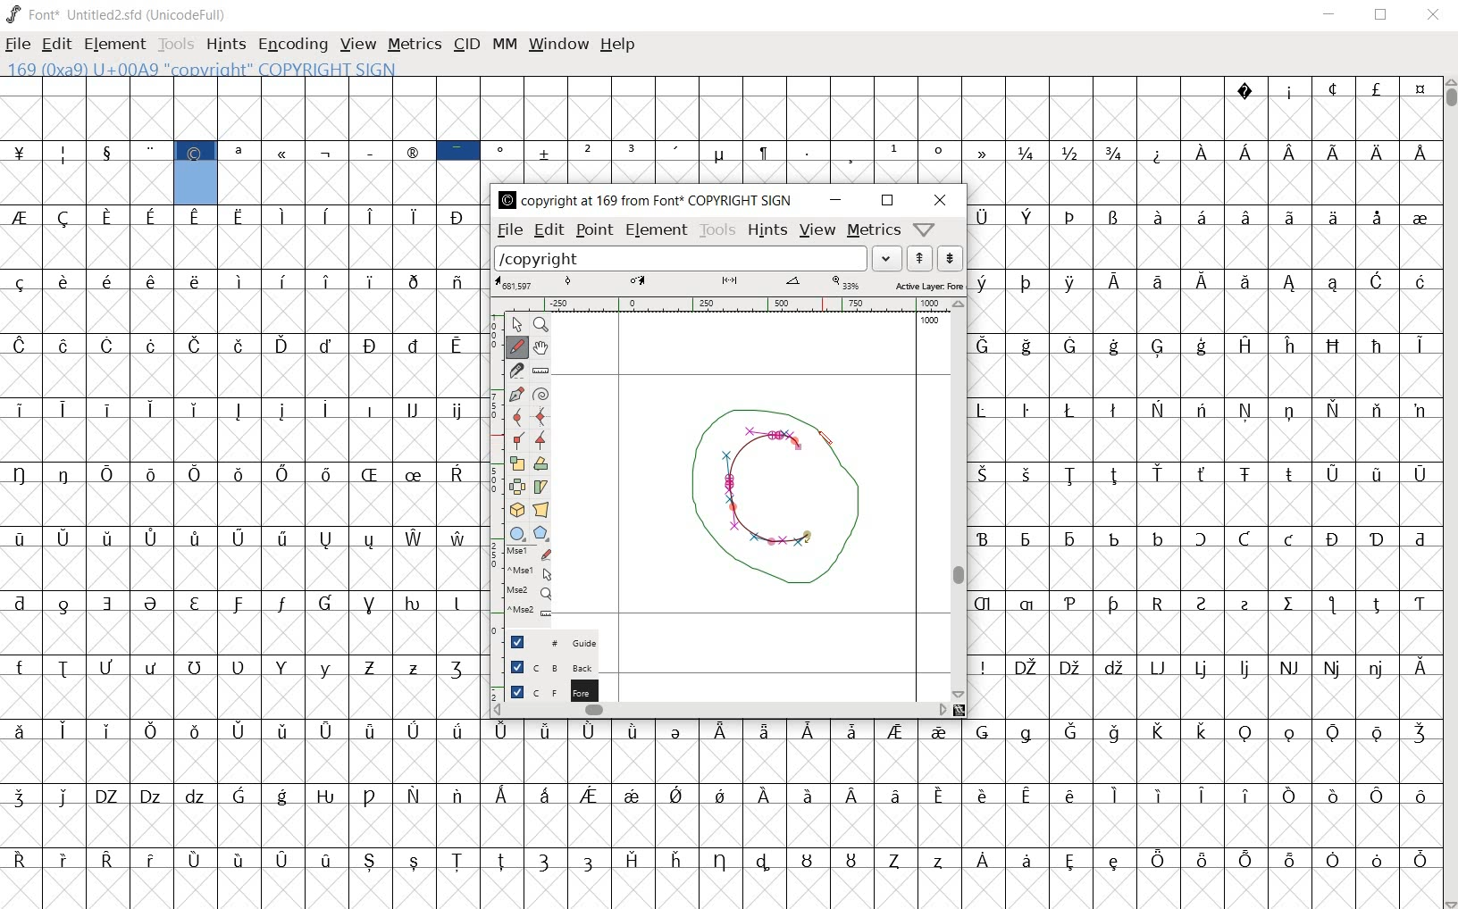  Describe the element at coordinates (777, 504) in the screenshot. I see `designing copyright glyph` at that location.